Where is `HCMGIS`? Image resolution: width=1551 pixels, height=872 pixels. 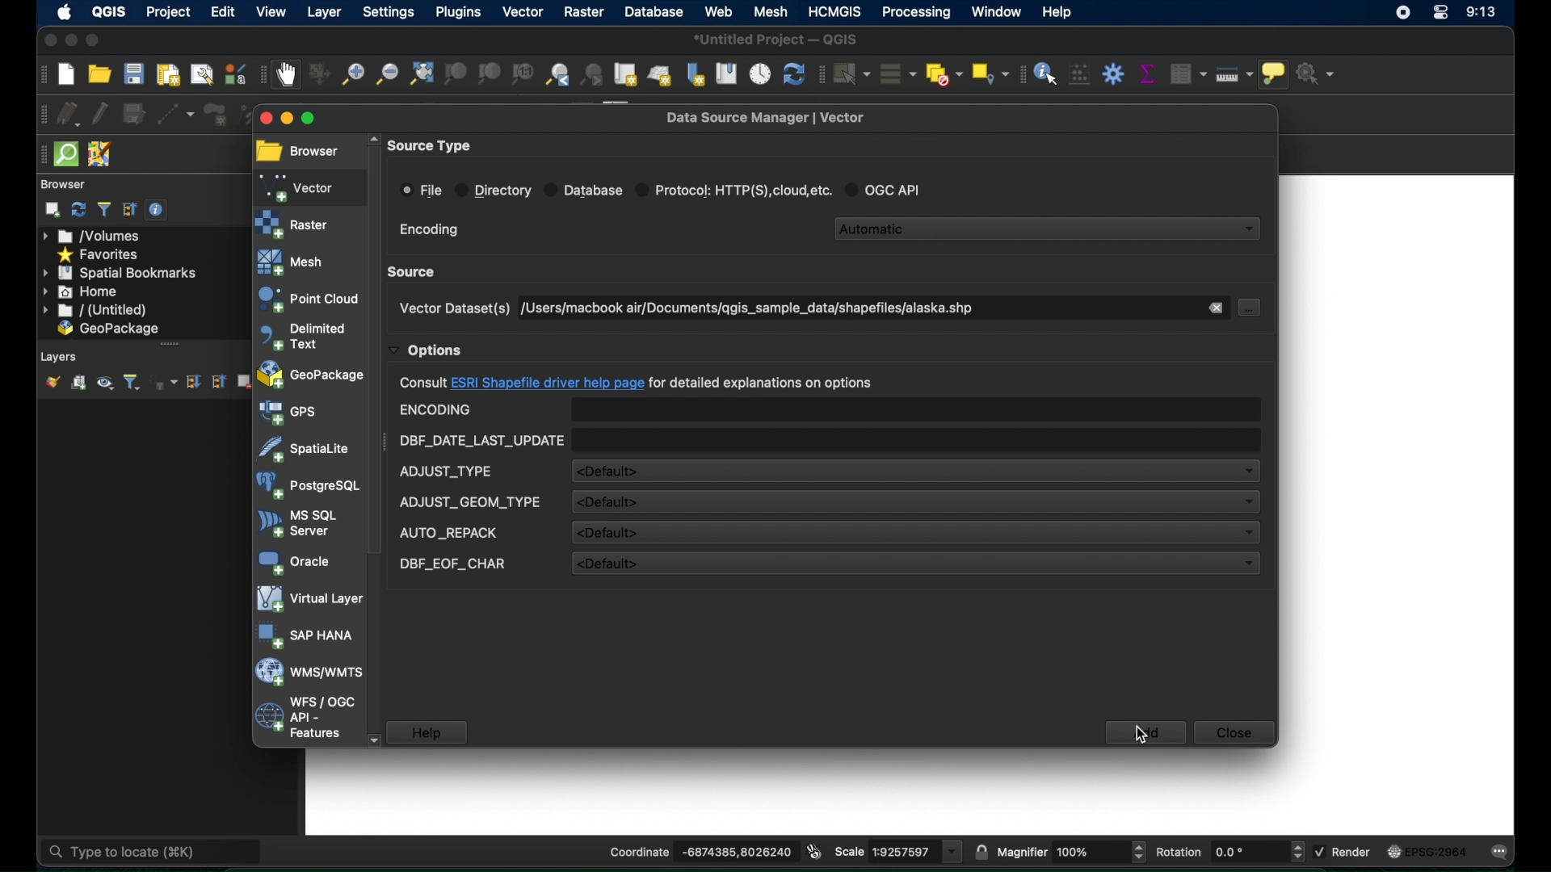 HCMGIS is located at coordinates (836, 11).